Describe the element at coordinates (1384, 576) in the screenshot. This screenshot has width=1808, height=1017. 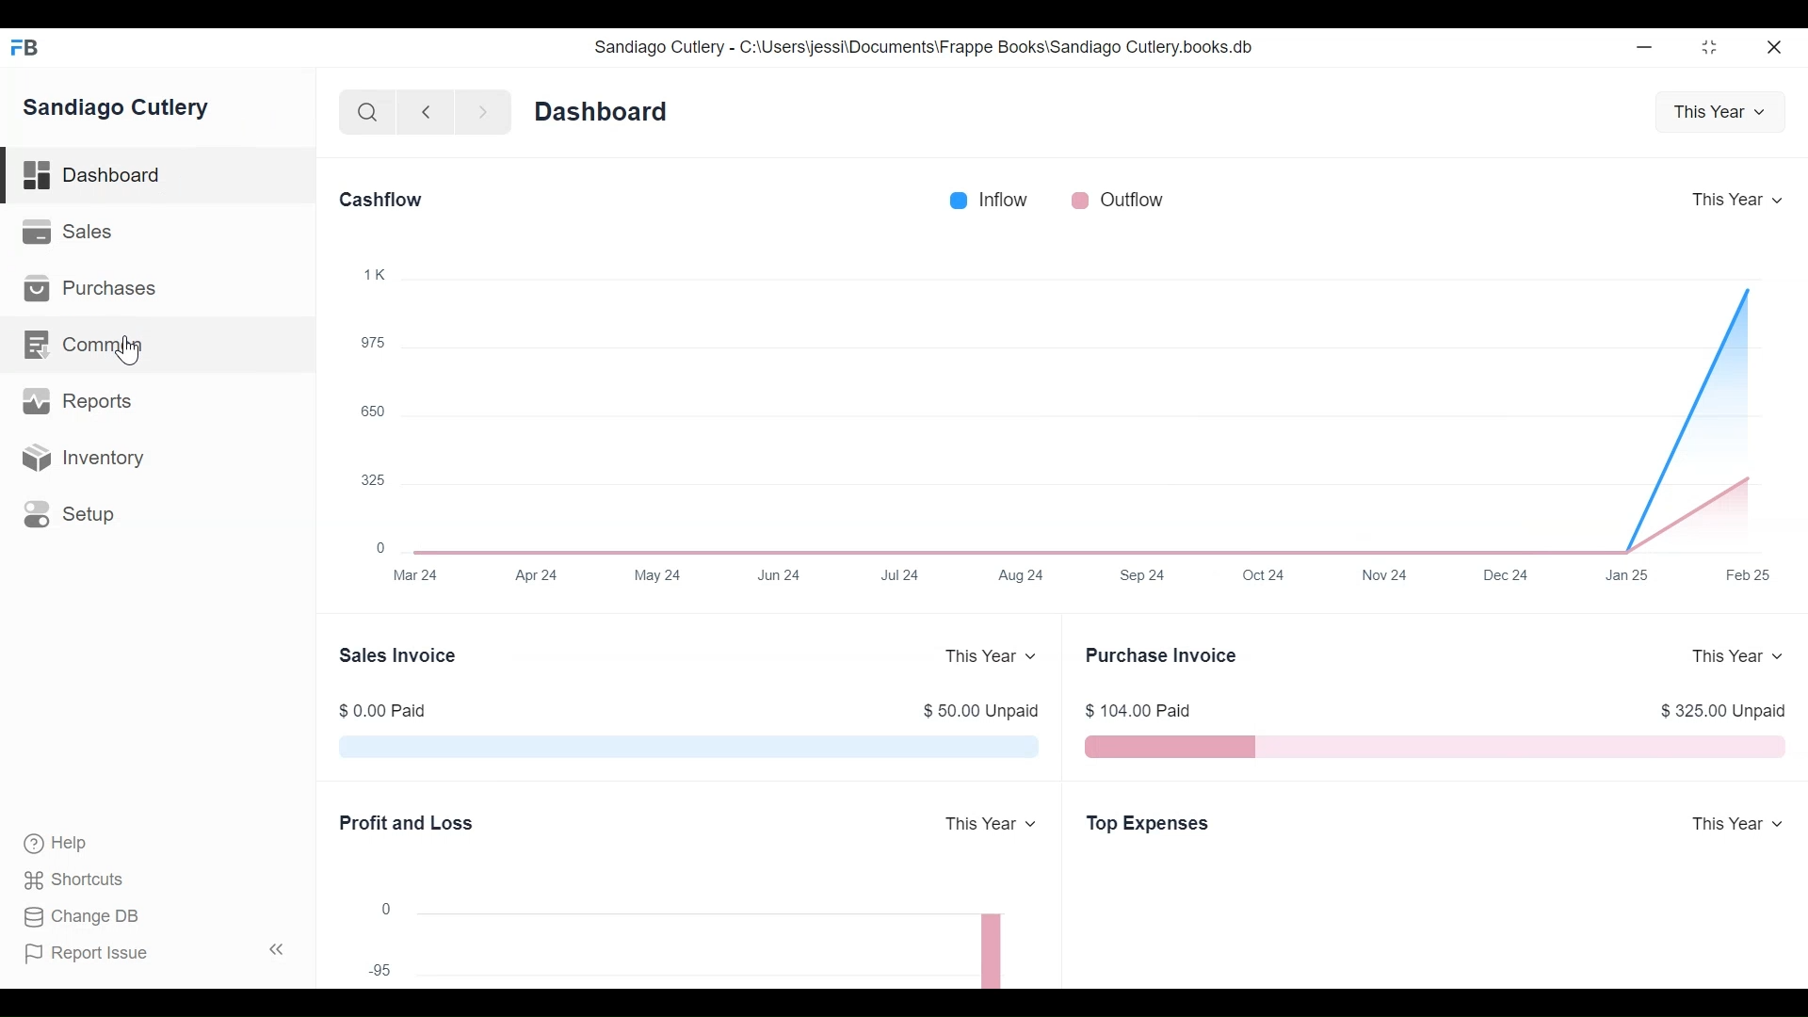
I see `Nov 24` at that location.